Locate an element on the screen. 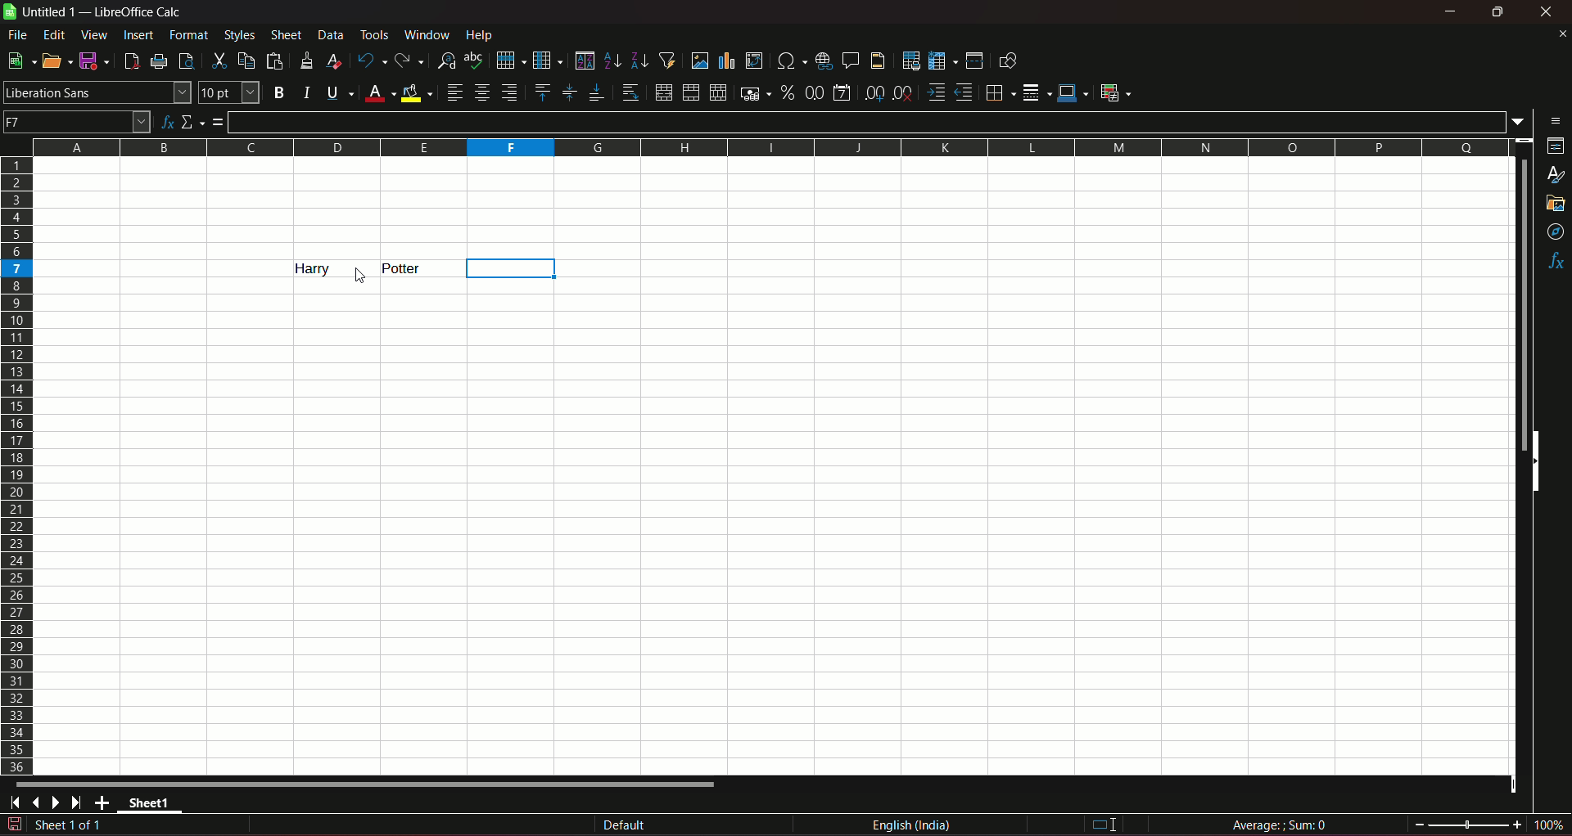 The image size is (1572, 836). decrease indent is located at coordinates (964, 92).